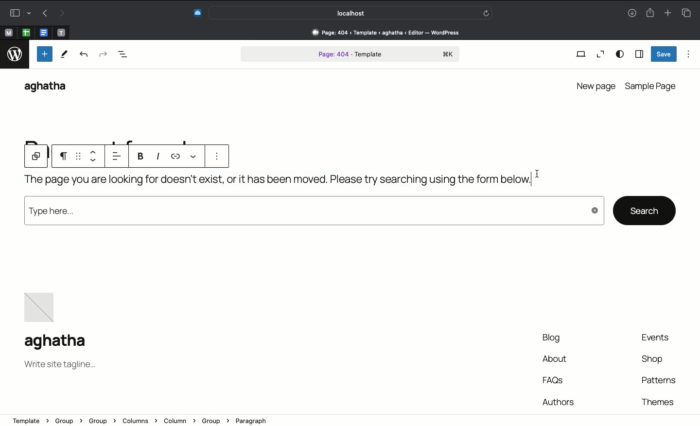 The height and width of the screenshot is (426, 700). What do you see at coordinates (652, 86) in the screenshot?
I see `Sample page` at bounding box center [652, 86].